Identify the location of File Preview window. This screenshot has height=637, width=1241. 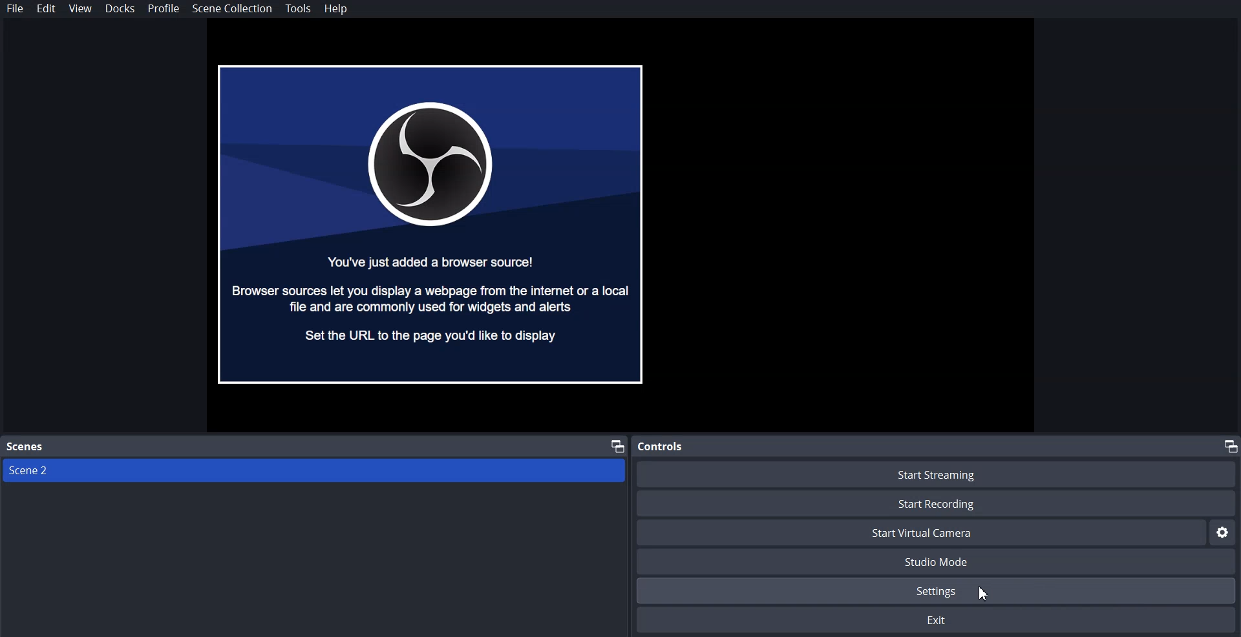
(432, 224).